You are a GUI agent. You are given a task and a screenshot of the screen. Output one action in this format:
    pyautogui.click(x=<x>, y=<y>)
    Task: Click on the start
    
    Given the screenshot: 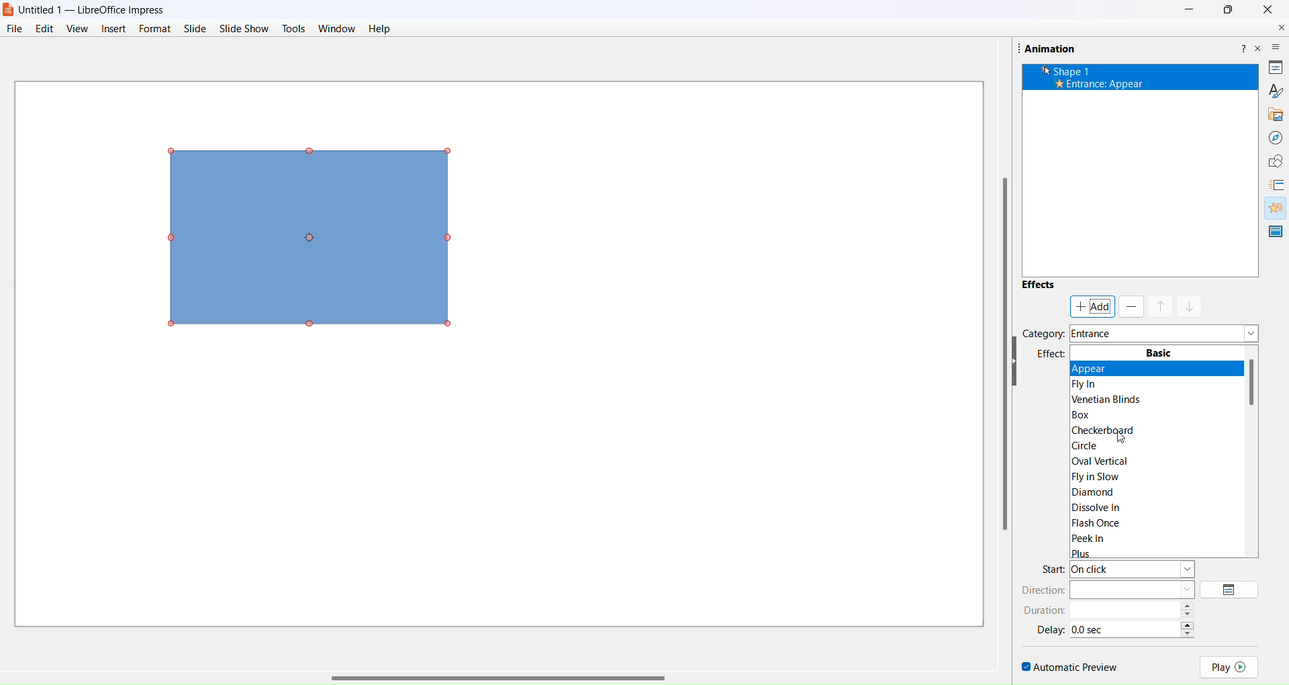 What is the action you would take?
    pyautogui.click(x=1053, y=567)
    